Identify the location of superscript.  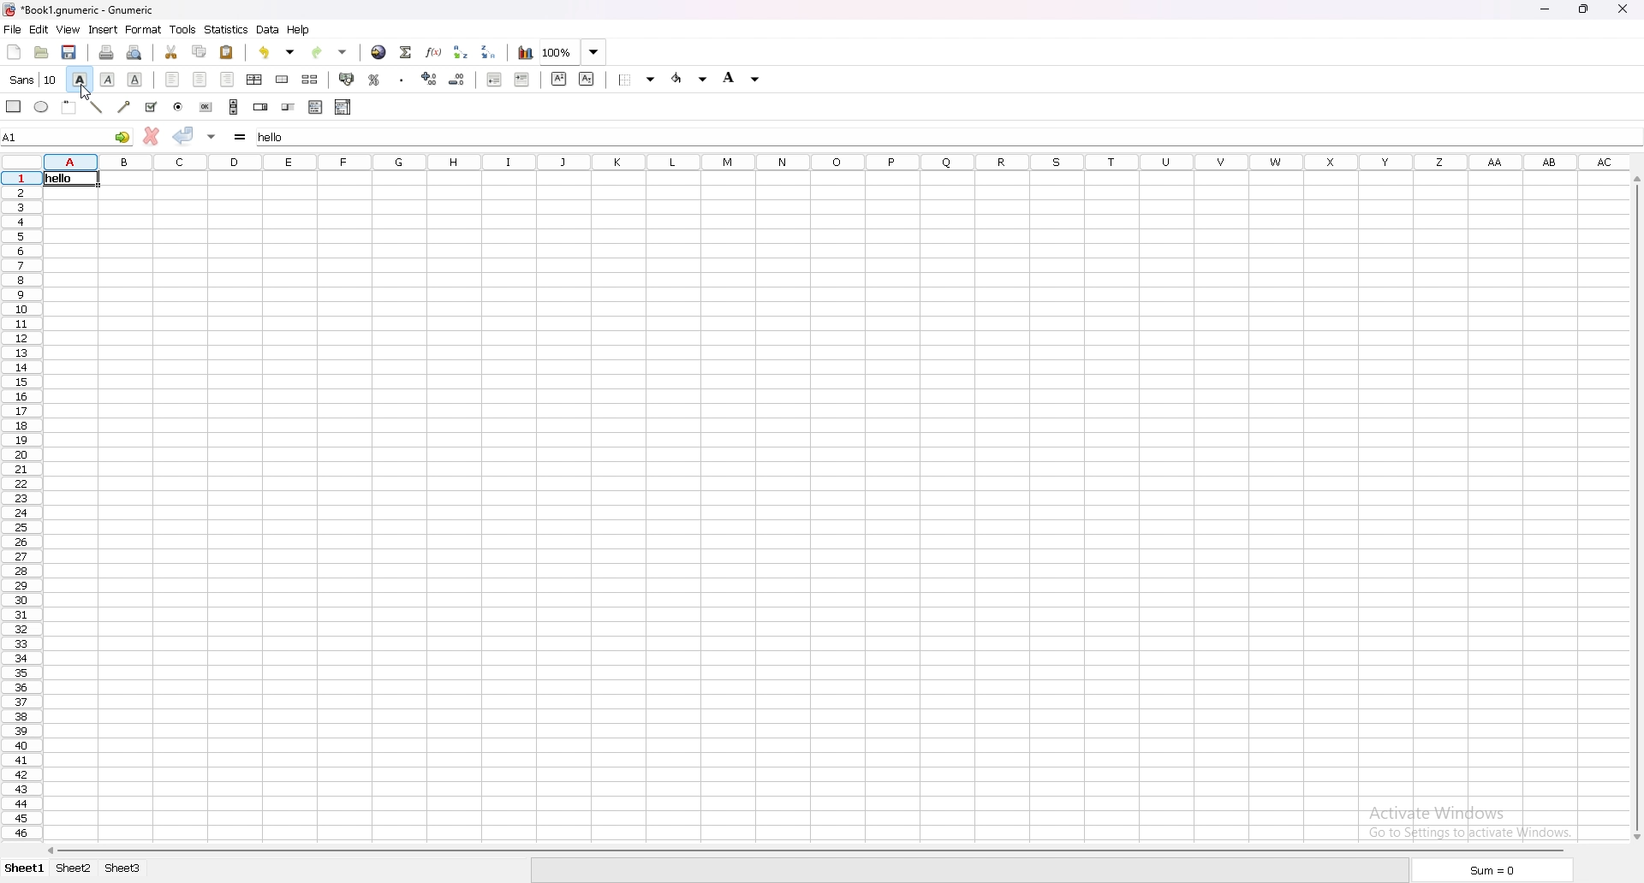
(559, 80).